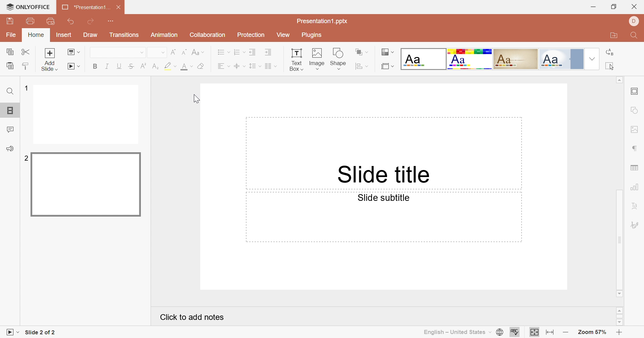  I want to click on Bullets, so click(222, 52).